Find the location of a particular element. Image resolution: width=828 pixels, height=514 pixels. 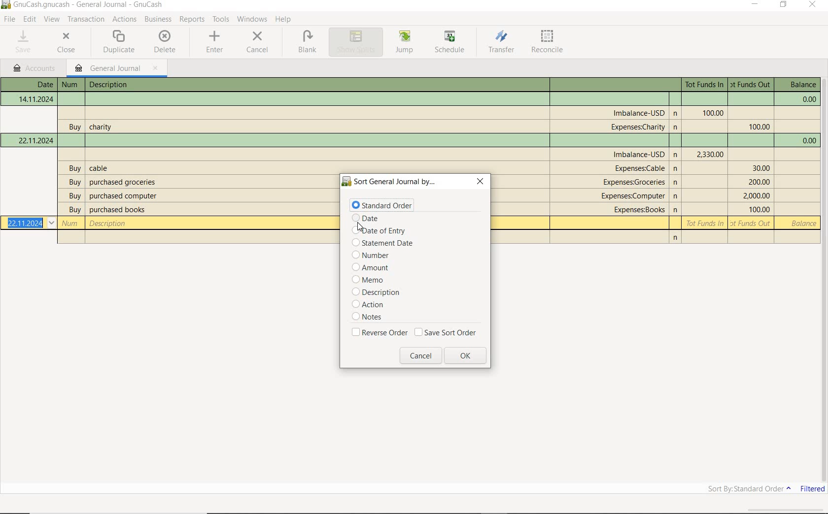

GENERAL JOURNAL is located at coordinates (116, 69).